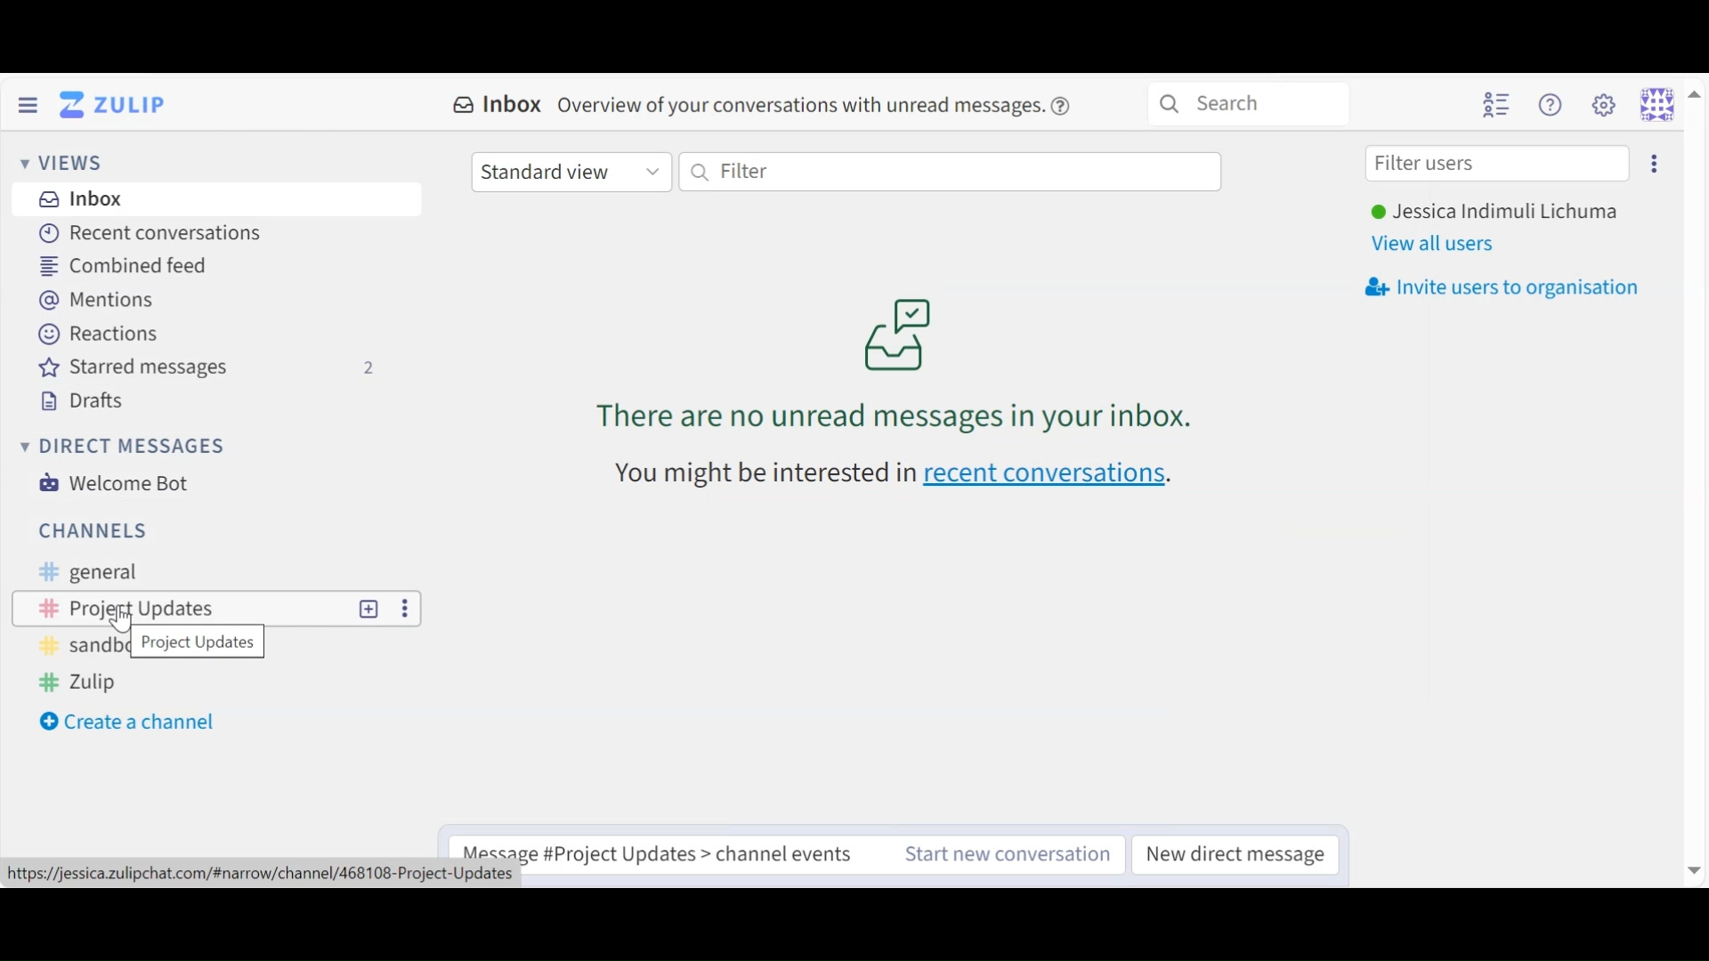 Image resolution: width=1709 pixels, height=961 pixels. What do you see at coordinates (120, 483) in the screenshot?
I see `Welcome Bot` at bounding box center [120, 483].